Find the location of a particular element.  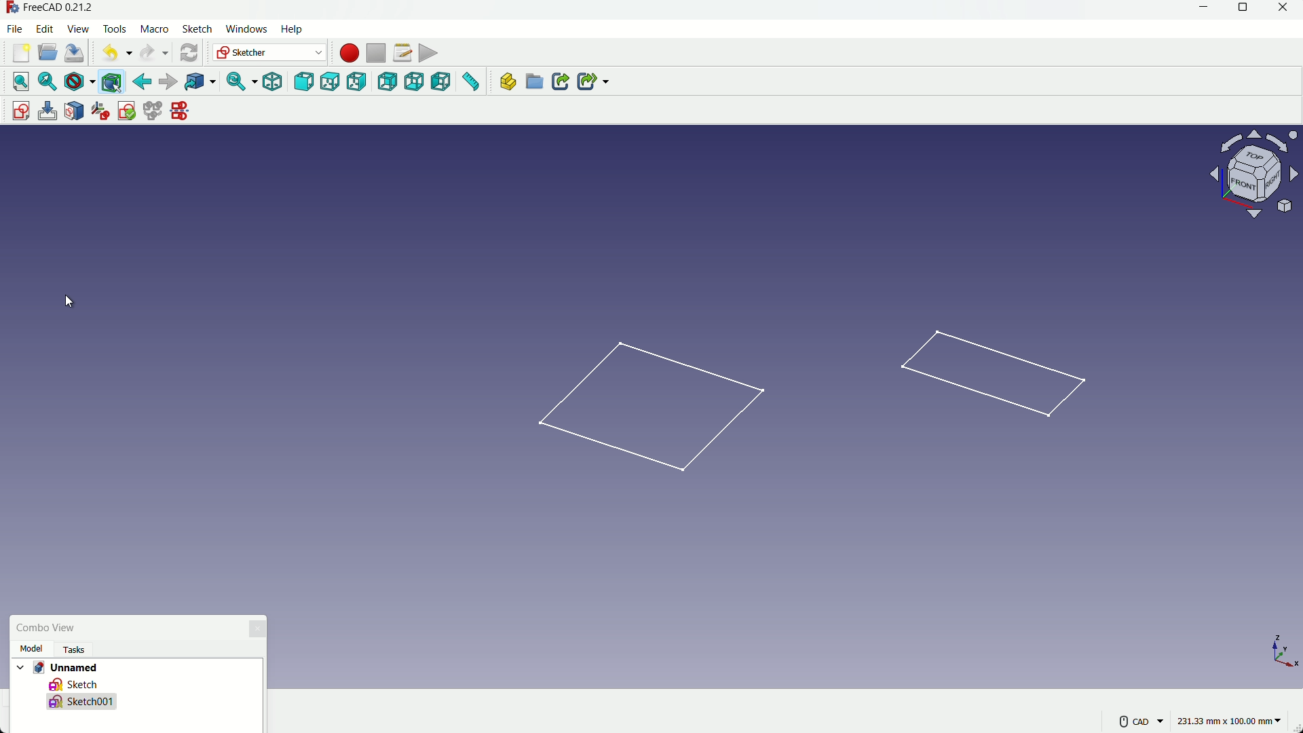

front view is located at coordinates (303, 83).